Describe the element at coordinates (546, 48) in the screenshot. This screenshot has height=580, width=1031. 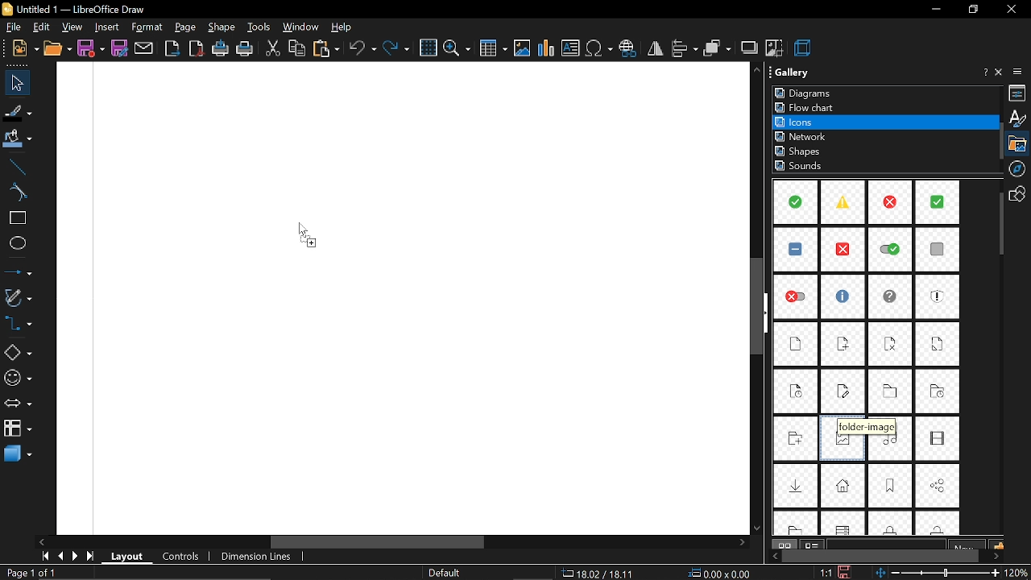
I see `insert chart` at that location.